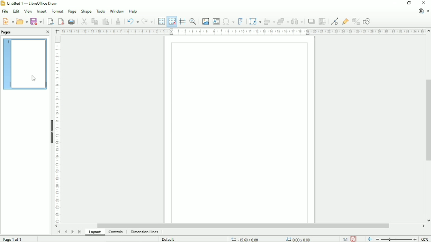  Describe the element at coordinates (61, 22) in the screenshot. I see `Export directly as PDF` at that location.